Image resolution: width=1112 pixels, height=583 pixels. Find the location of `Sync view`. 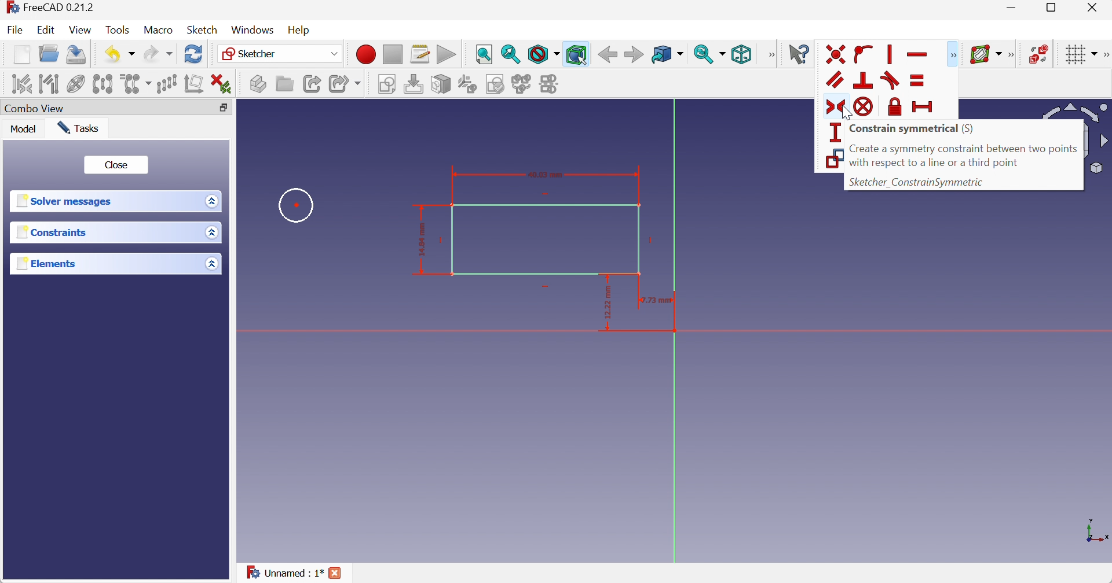

Sync view is located at coordinates (710, 54).